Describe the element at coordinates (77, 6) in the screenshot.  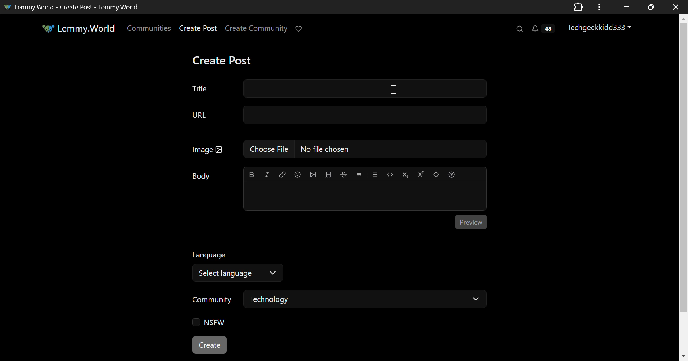
I see `Lemmy.World - Create Post - Lemmy.World` at that location.